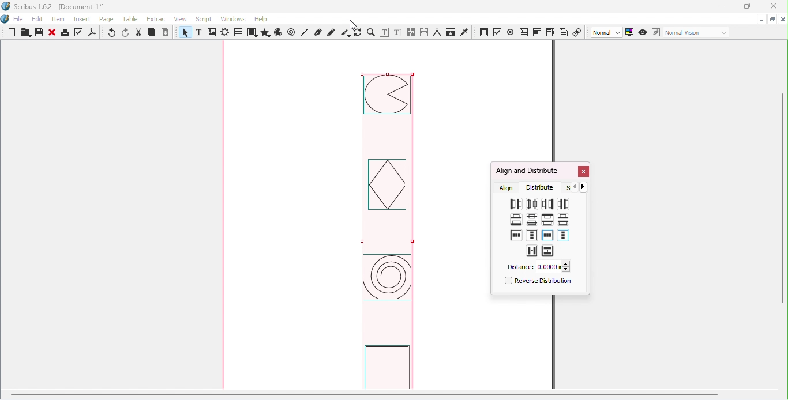  Describe the element at coordinates (387, 231) in the screenshot. I see `image aligned` at that location.